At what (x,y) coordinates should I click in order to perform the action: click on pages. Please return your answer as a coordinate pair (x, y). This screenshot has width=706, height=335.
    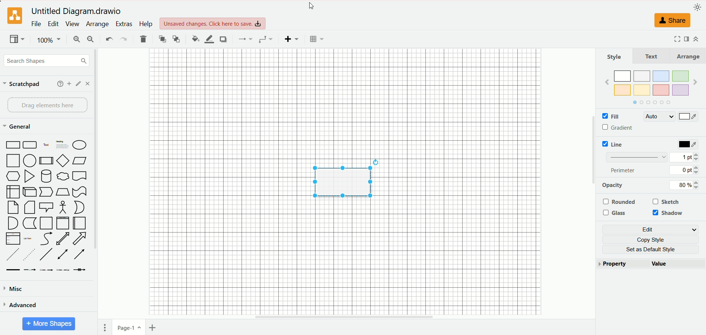
    Looking at the image, I should click on (105, 328).